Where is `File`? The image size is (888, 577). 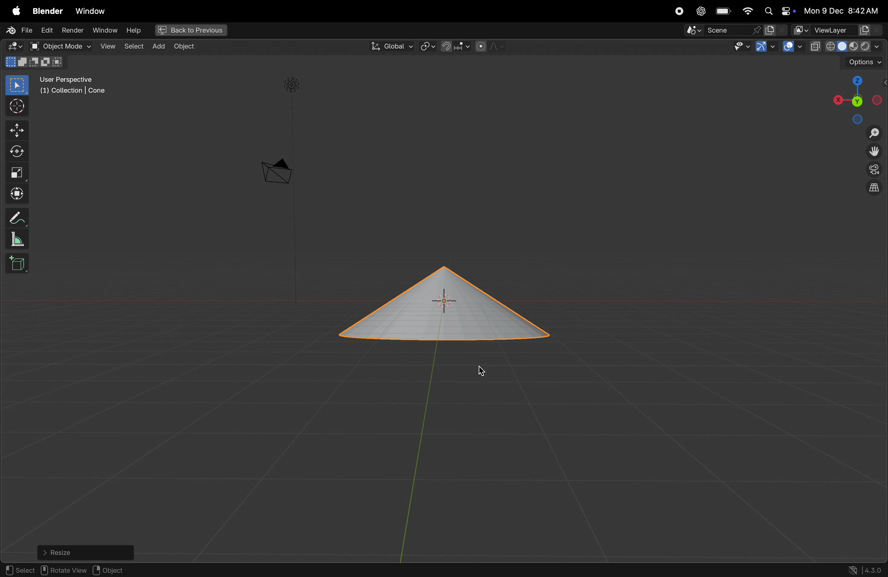
File is located at coordinates (19, 29).